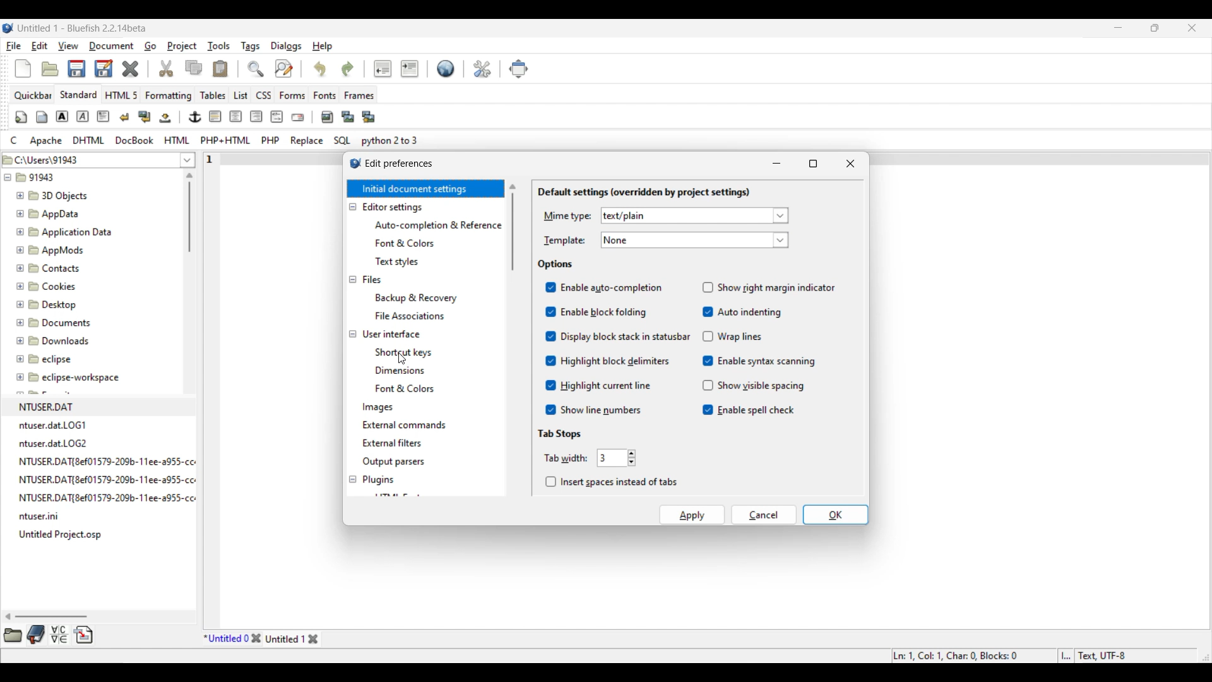 The width and height of the screenshot is (1212, 682). Describe the element at coordinates (8, 28) in the screenshot. I see `Software logo` at that location.